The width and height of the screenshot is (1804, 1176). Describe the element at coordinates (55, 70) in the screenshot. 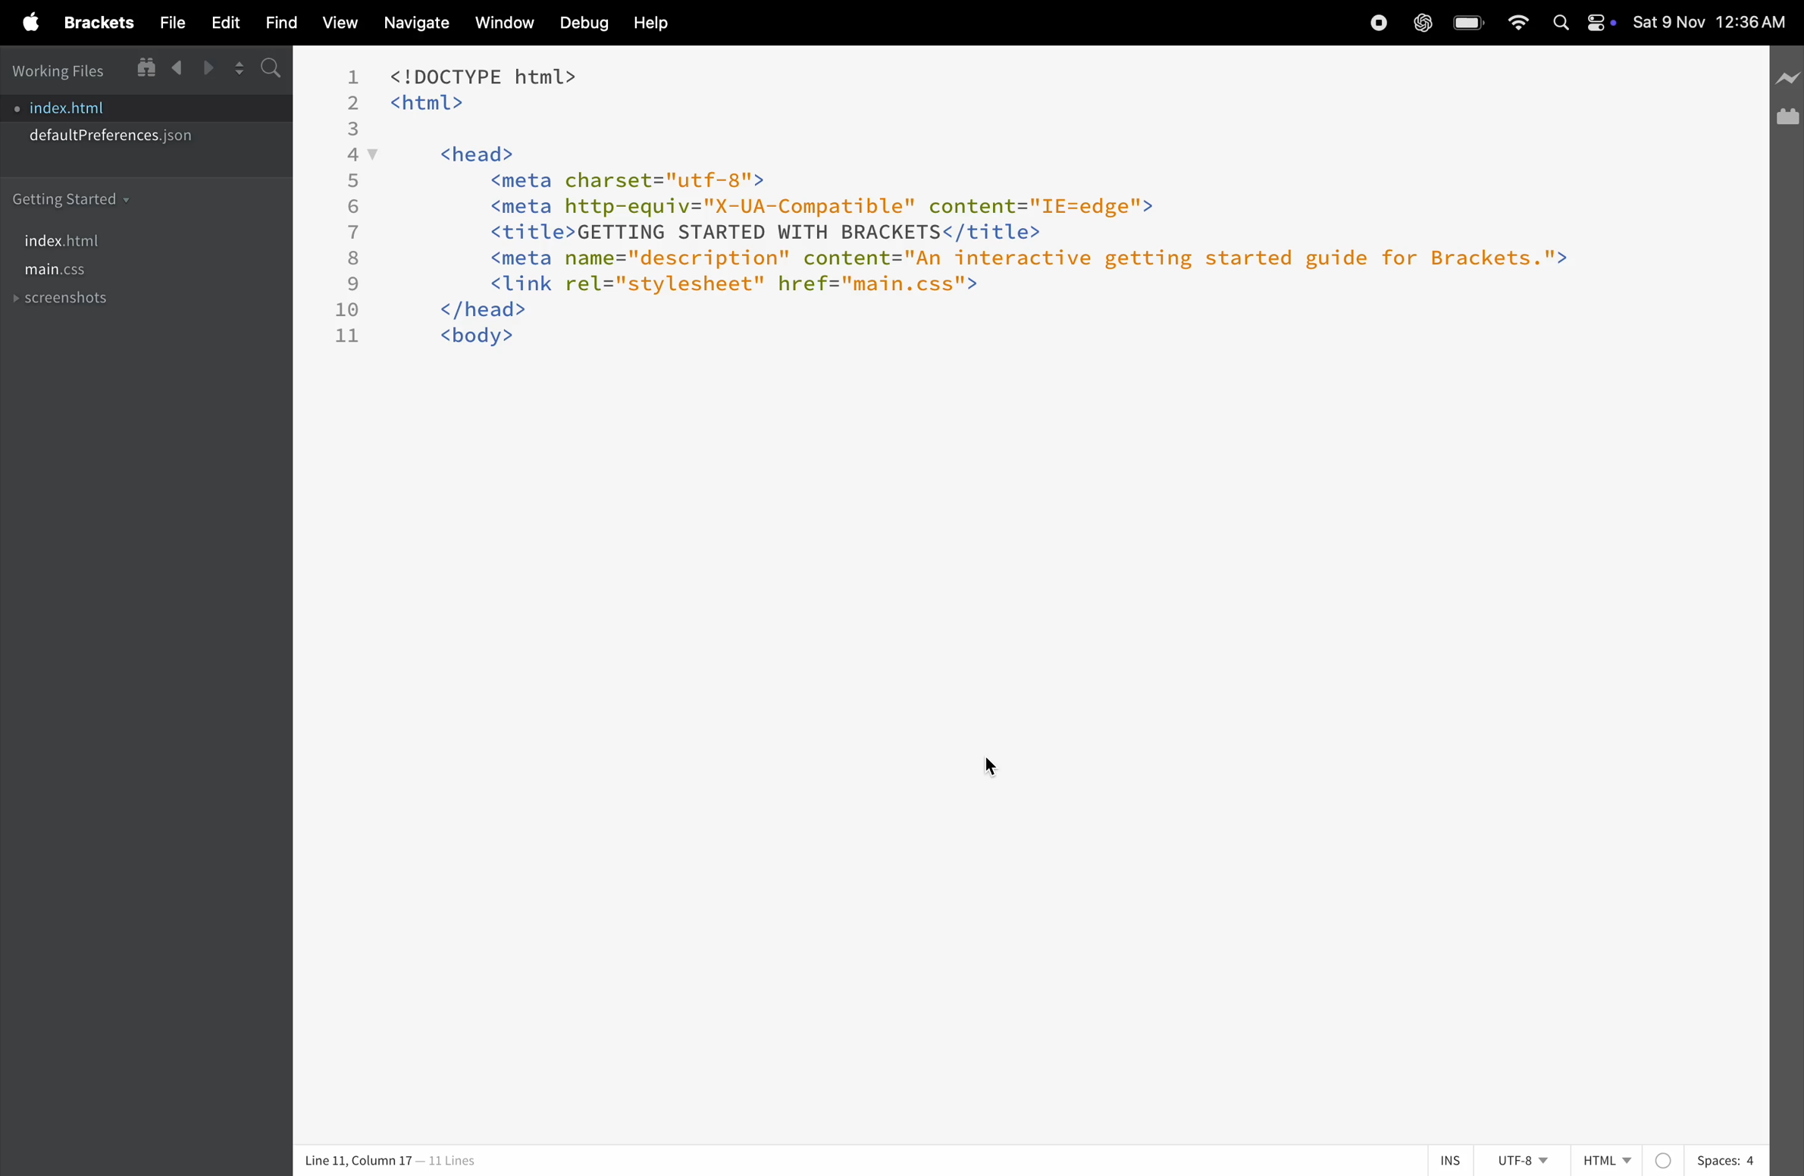

I see `working files` at that location.